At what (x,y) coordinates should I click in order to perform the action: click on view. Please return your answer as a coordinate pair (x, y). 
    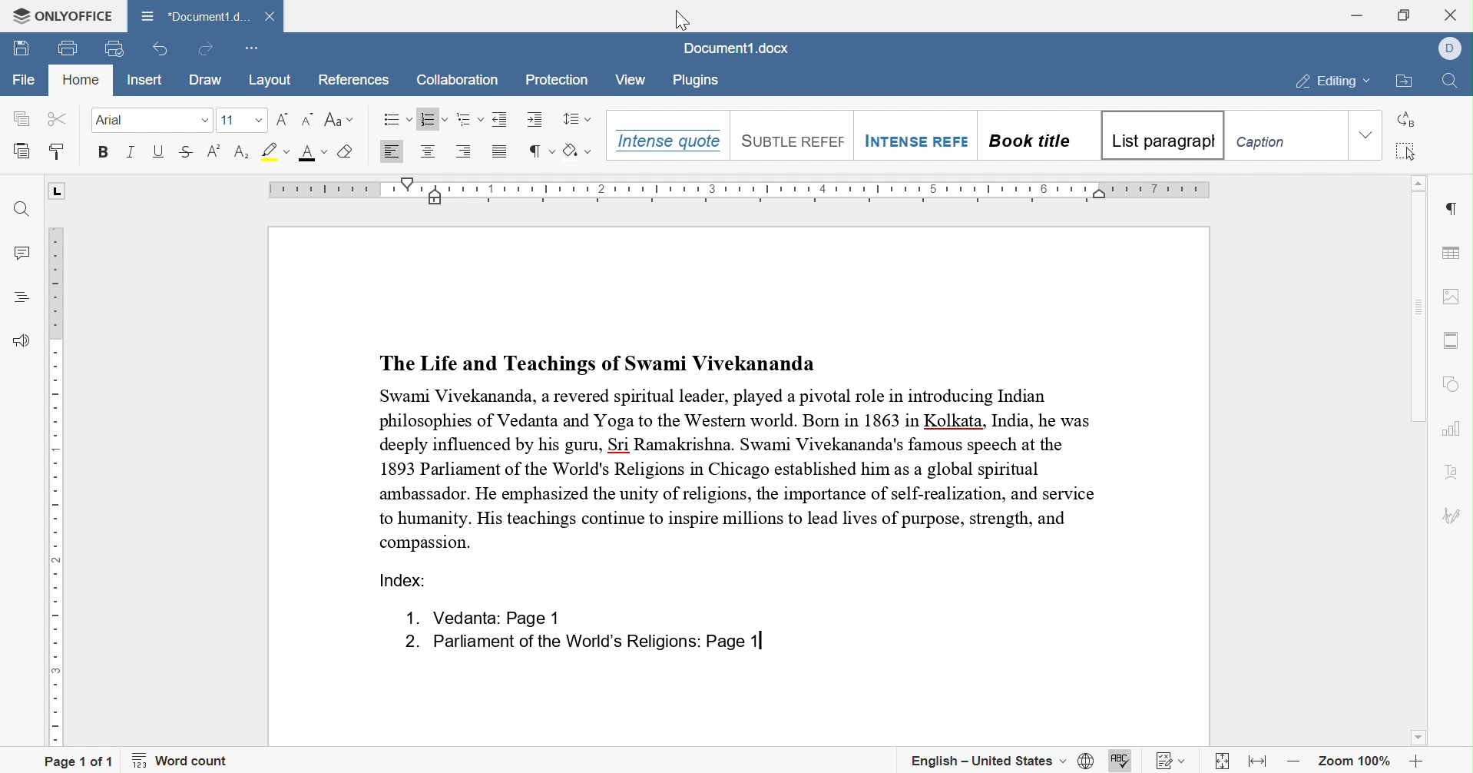
    Looking at the image, I should click on (629, 81).